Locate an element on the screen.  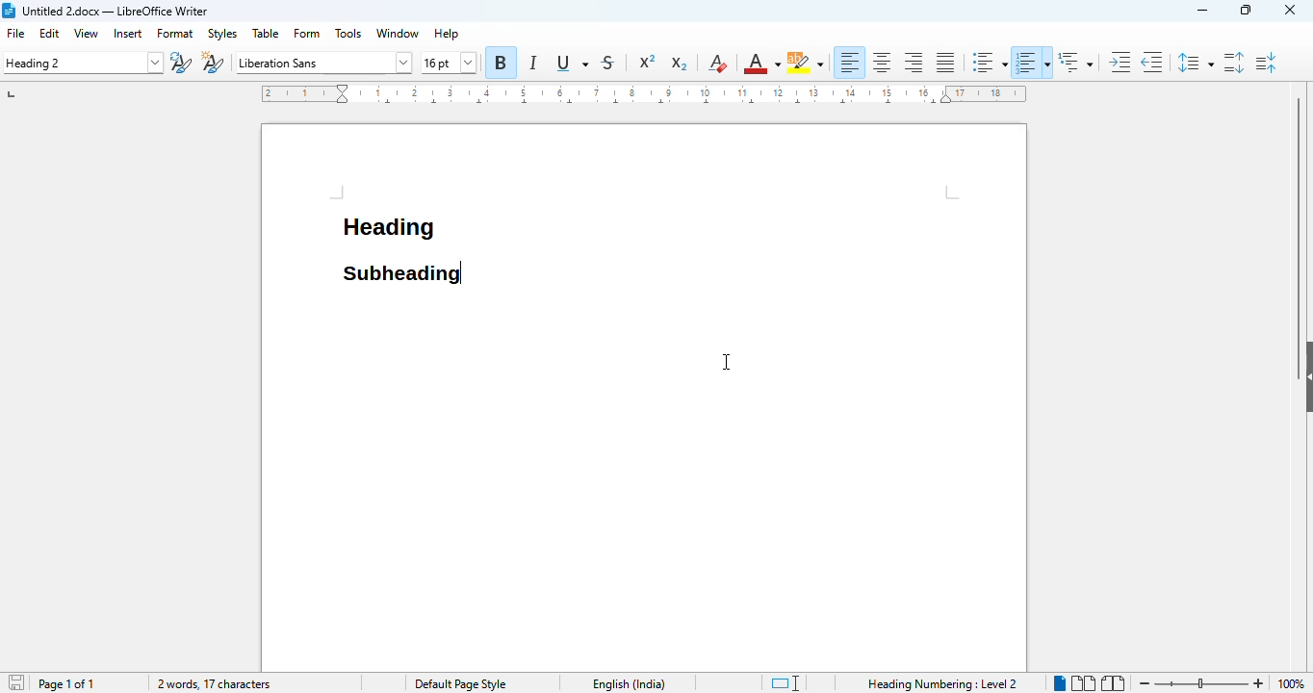
superscript is located at coordinates (648, 62).